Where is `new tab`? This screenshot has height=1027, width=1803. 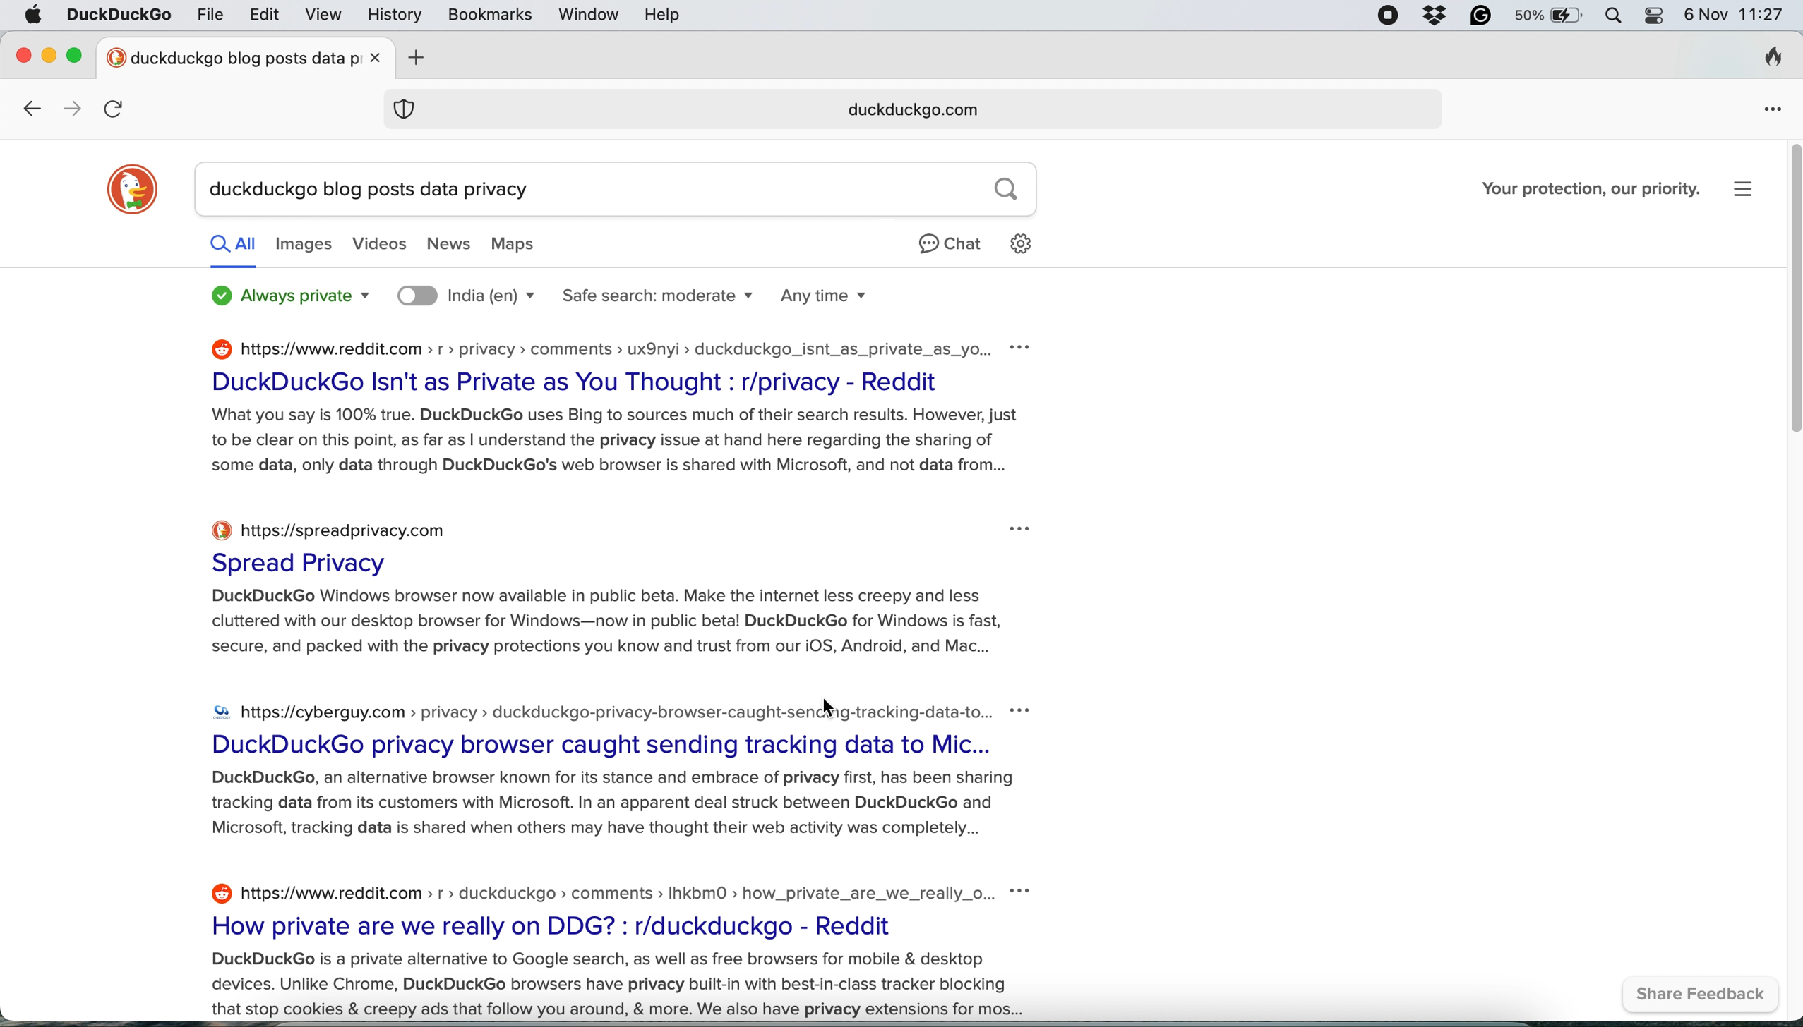
new tab is located at coordinates (415, 54).